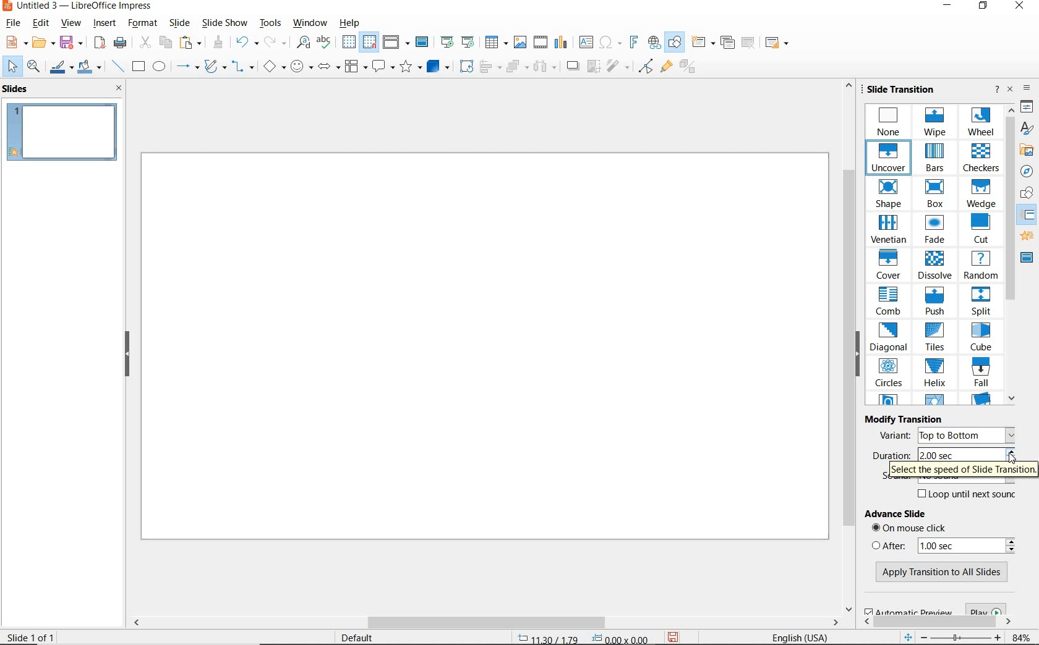 The height and width of the screenshot is (645, 1039). I want to click on WEDGE, so click(983, 193).